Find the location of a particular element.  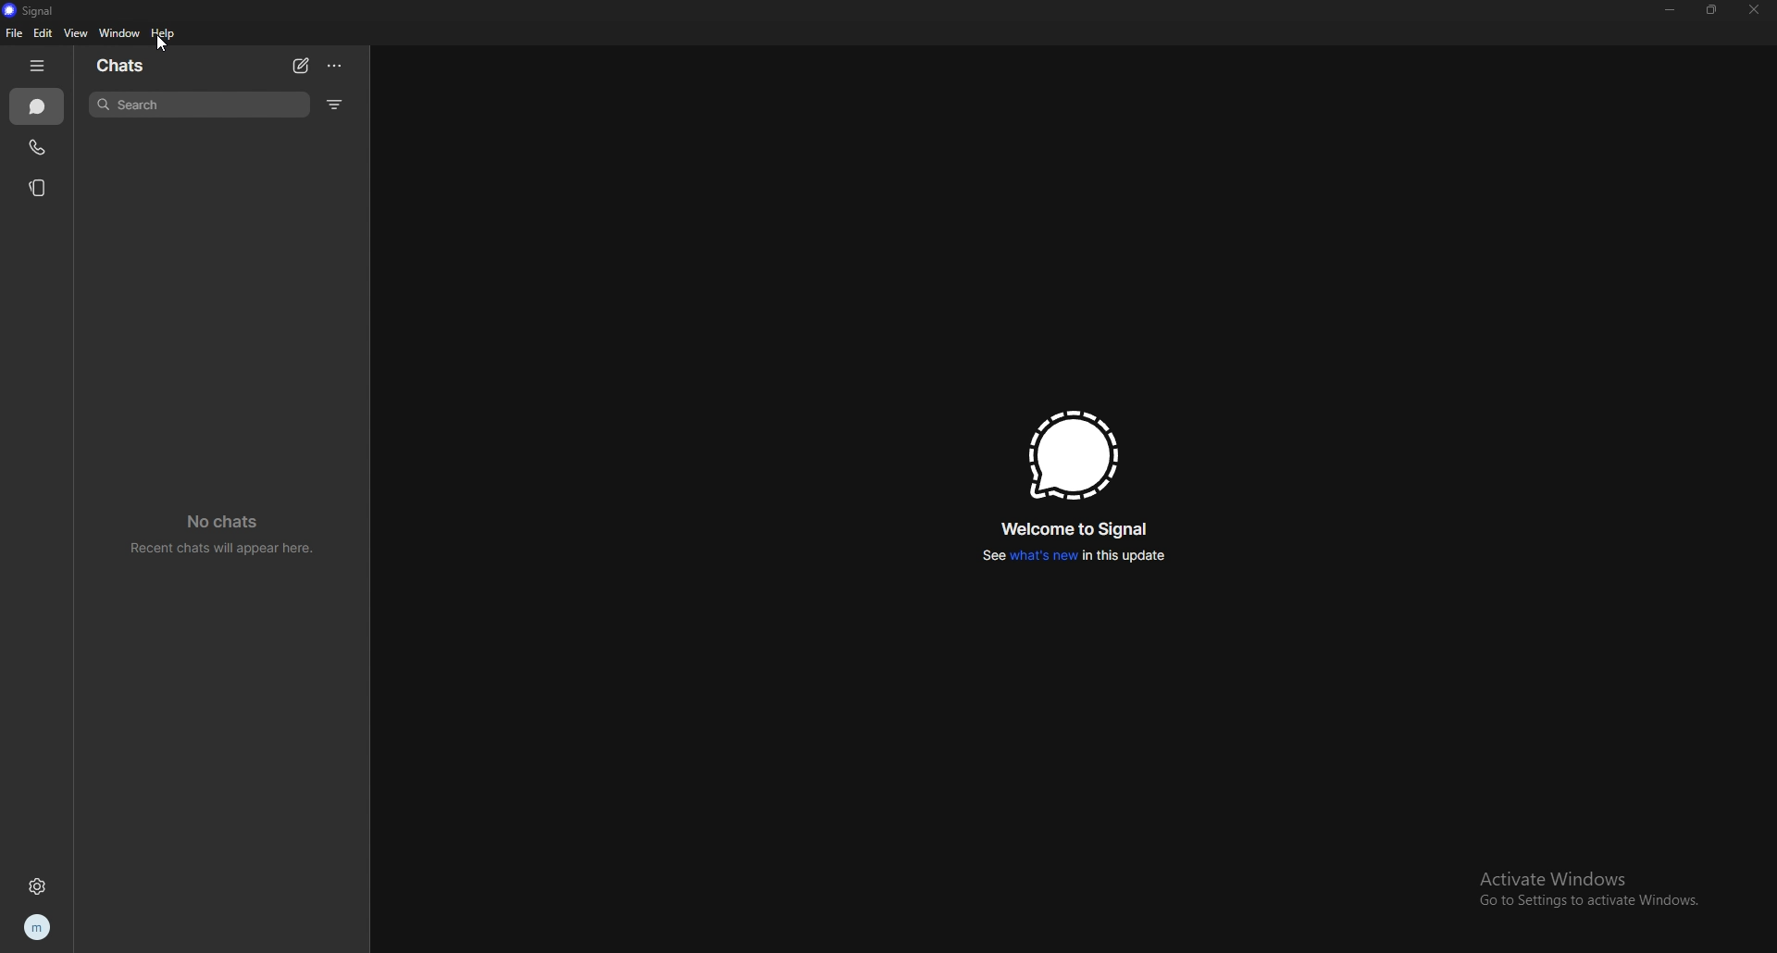

welcome to signal is located at coordinates (1074, 527).